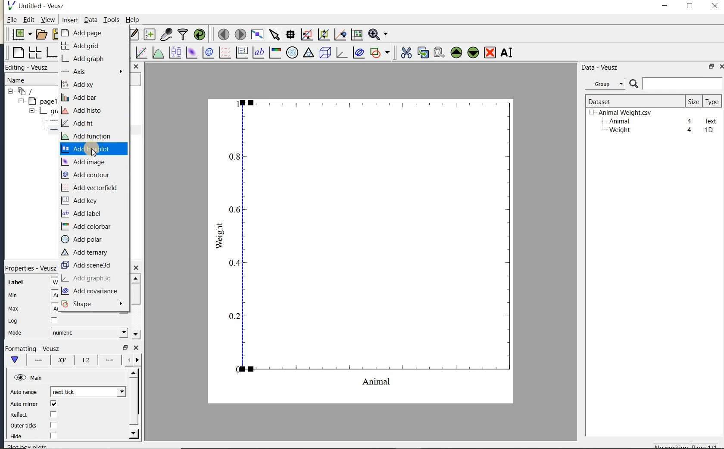 This screenshot has width=724, height=449. Describe the element at coordinates (91, 292) in the screenshot. I see `add covariance` at that location.